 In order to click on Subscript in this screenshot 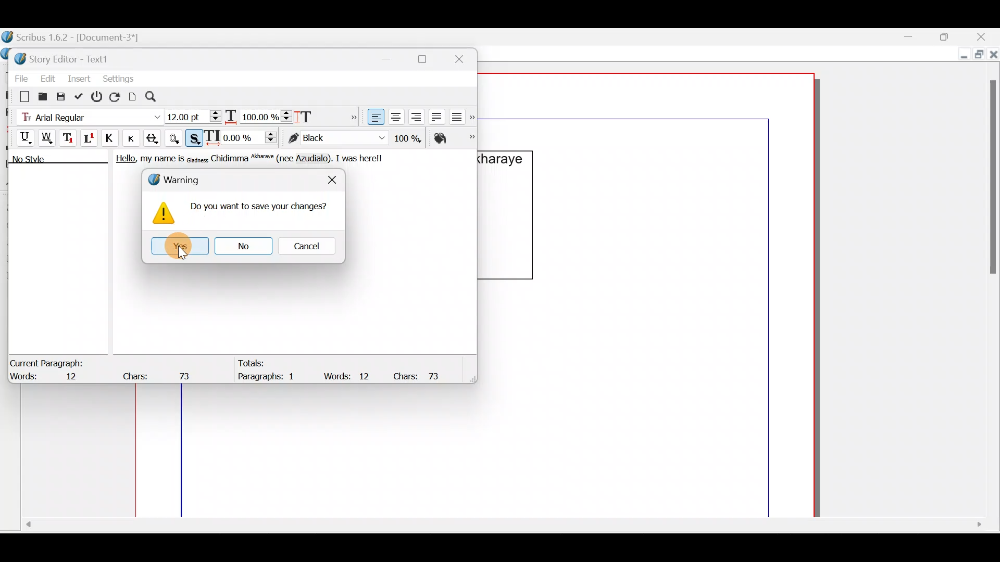, I will do `click(69, 137)`.